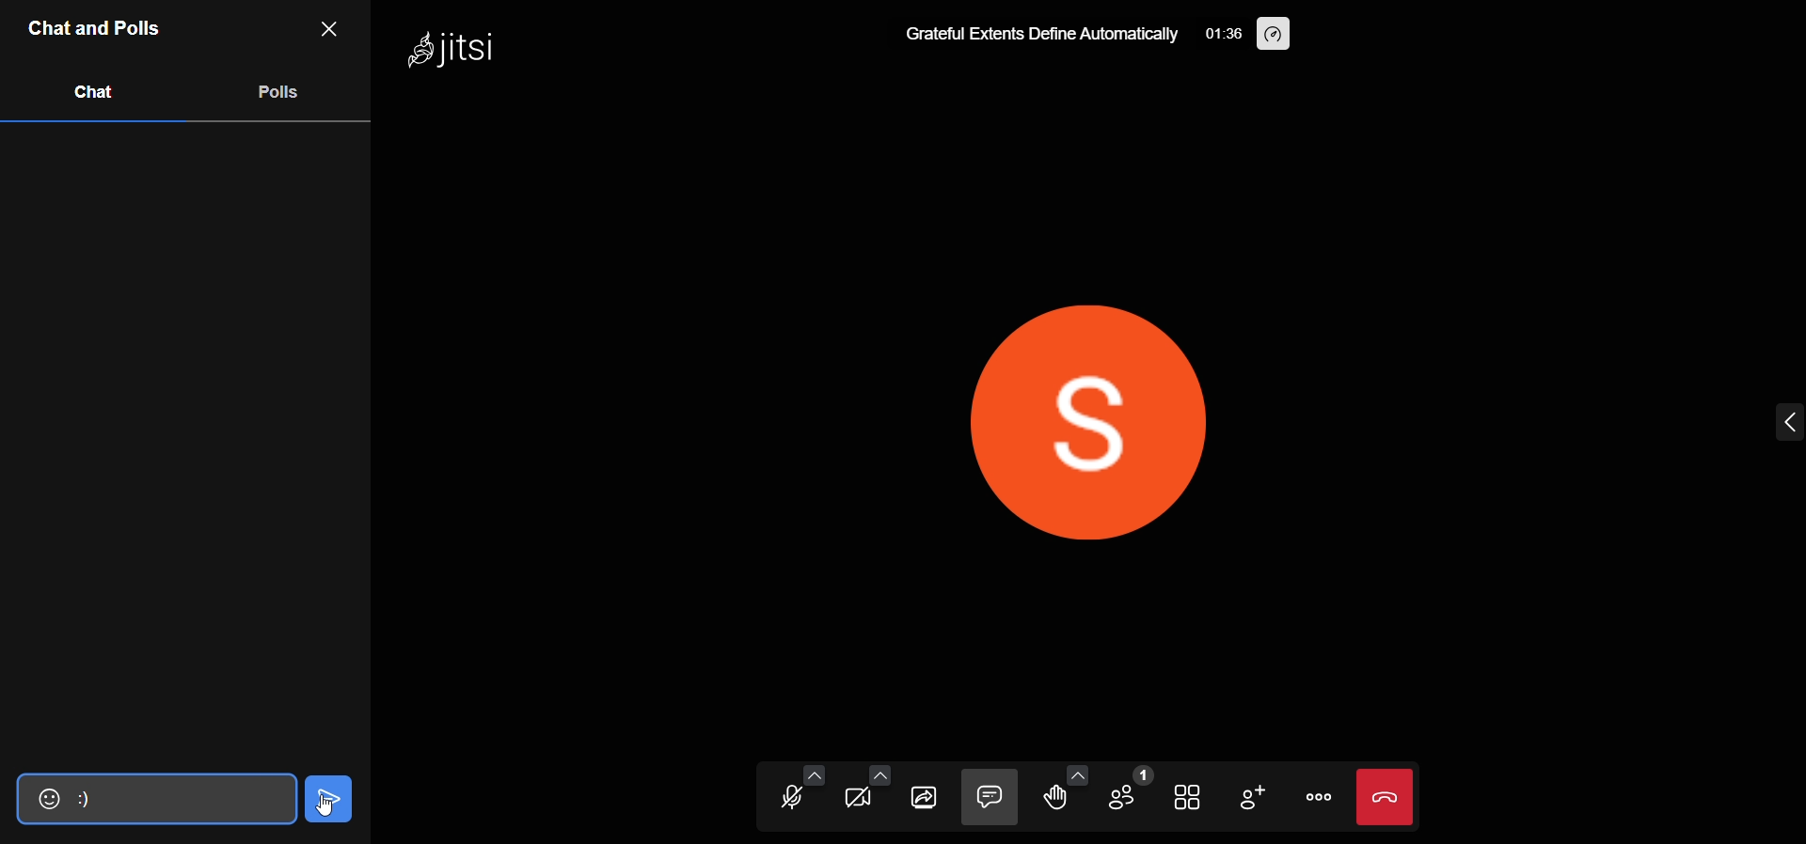 Image resolution: width=1806 pixels, height=844 pixels. Describe the element at coordinates (1388, 794) in the screenshot. I see `leave the meeting` at that location.